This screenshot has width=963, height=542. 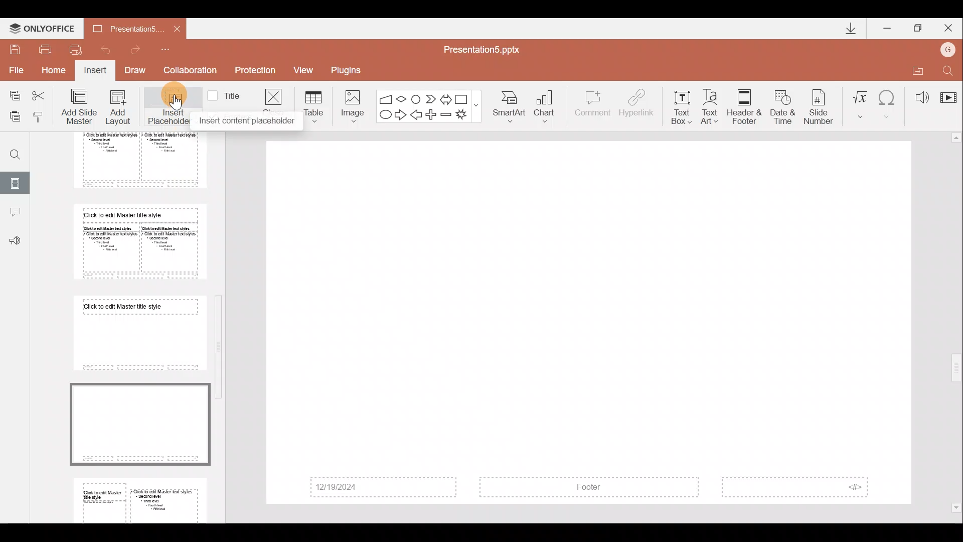 What do you see at coordinates (860, 103) in the screenshot?
I see `Equation` at bounding box center [860, 103].